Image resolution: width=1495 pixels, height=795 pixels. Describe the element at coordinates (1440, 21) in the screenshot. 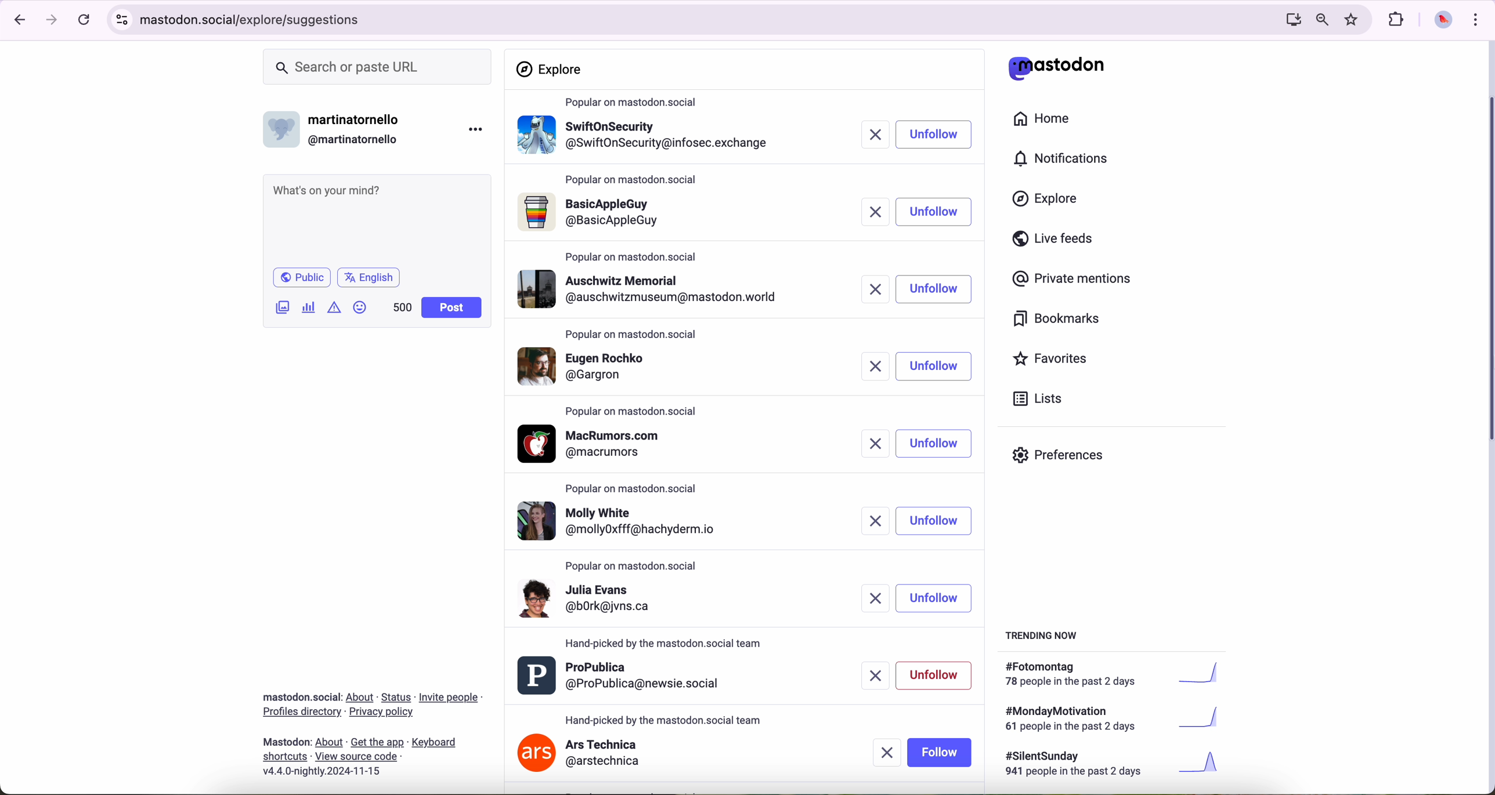

I see `profile picture` at that location.